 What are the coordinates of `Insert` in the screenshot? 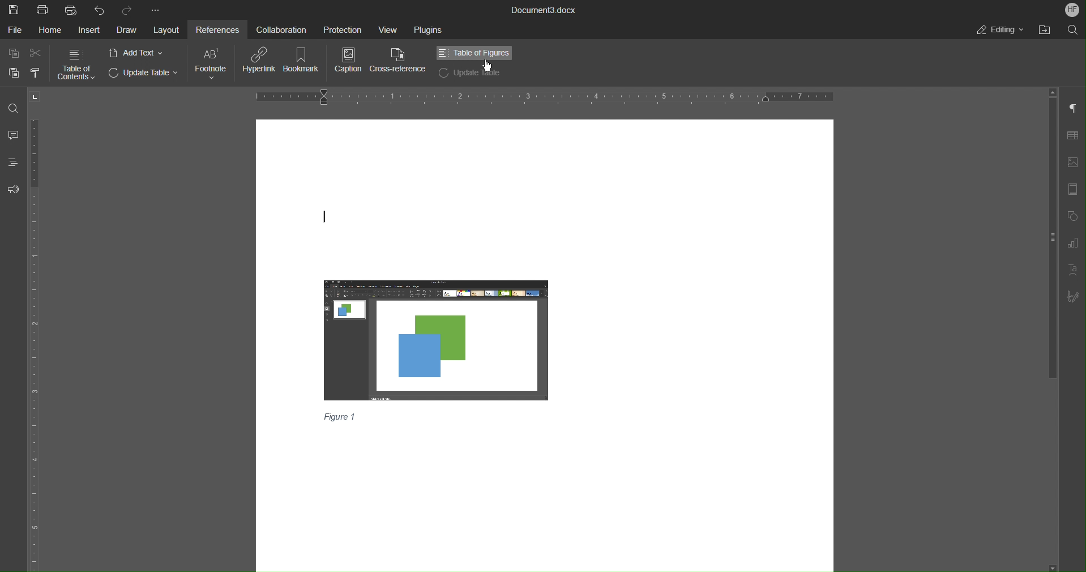 It's located at (88, 30).